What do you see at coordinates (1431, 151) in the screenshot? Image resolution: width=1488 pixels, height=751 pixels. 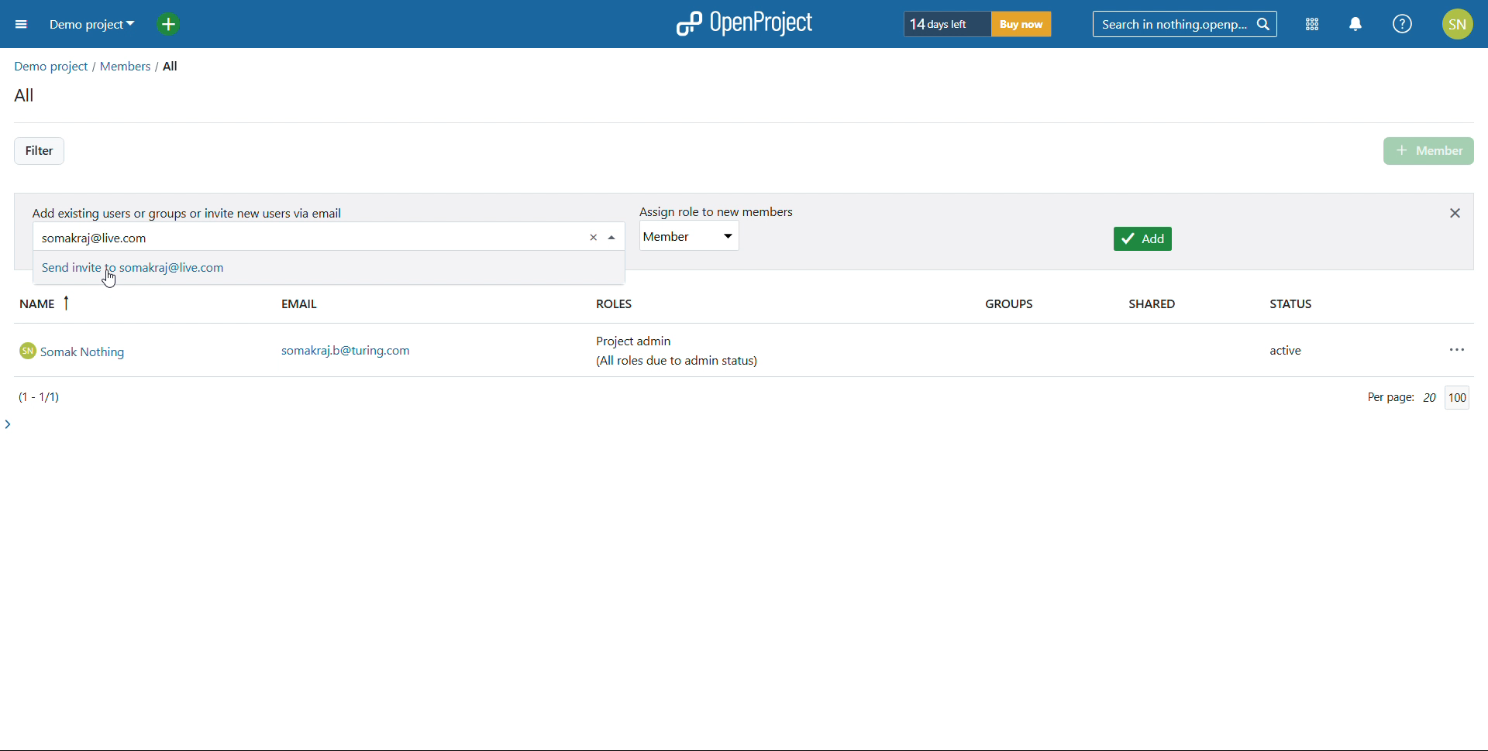 I see `add member` at bounding box center [1431, 151].